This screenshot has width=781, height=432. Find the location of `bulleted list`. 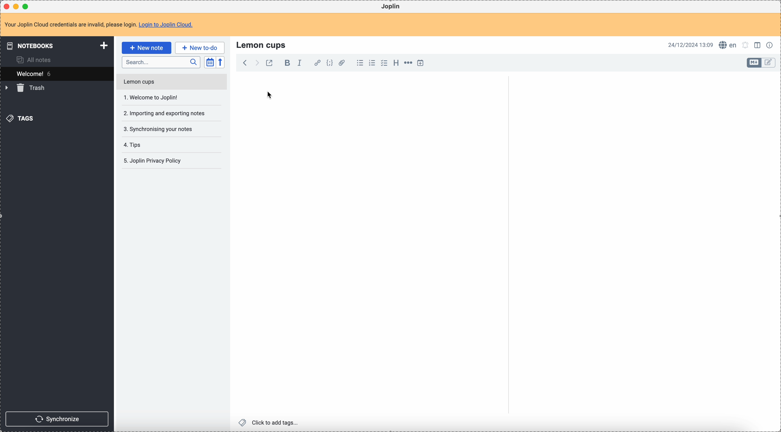

bulleted list is located at coordinates (359, 63).